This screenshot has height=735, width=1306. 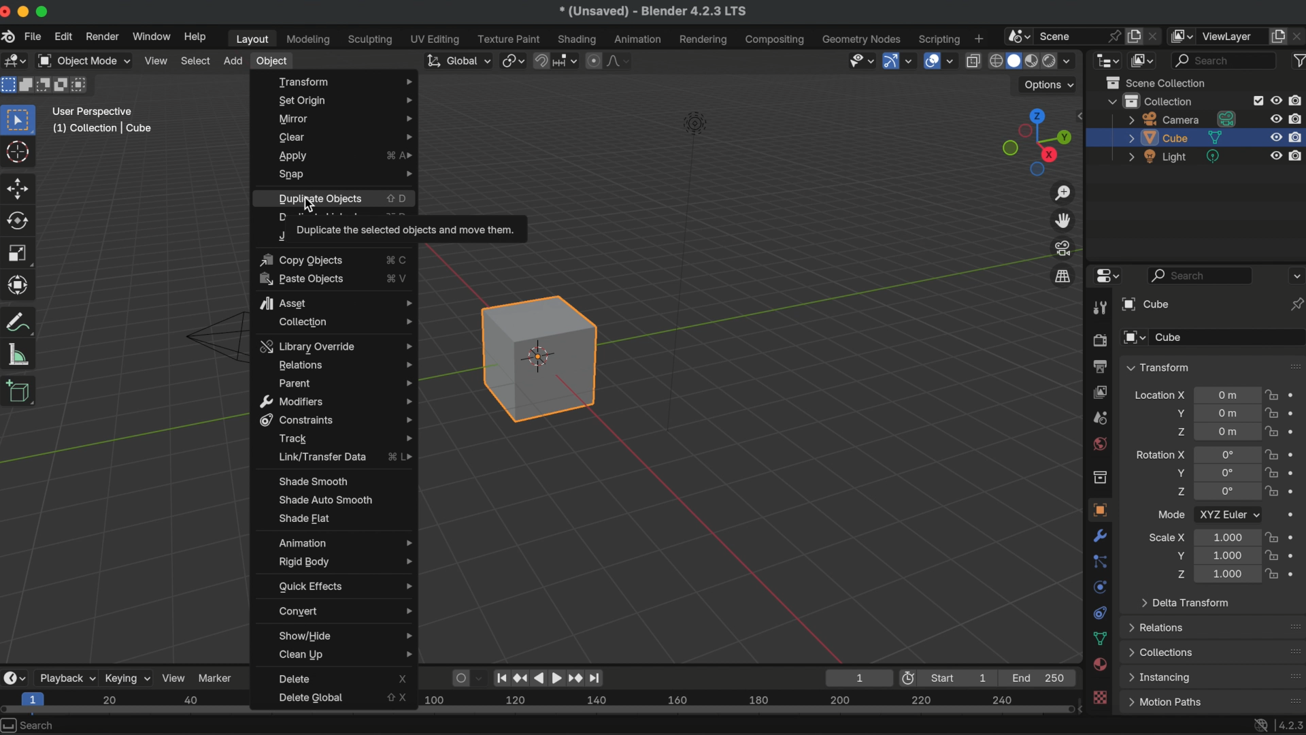 What do you see at coordinates (1180, 431) in the screenshot?
I see `location Z` at bounding box center [1180, 431].